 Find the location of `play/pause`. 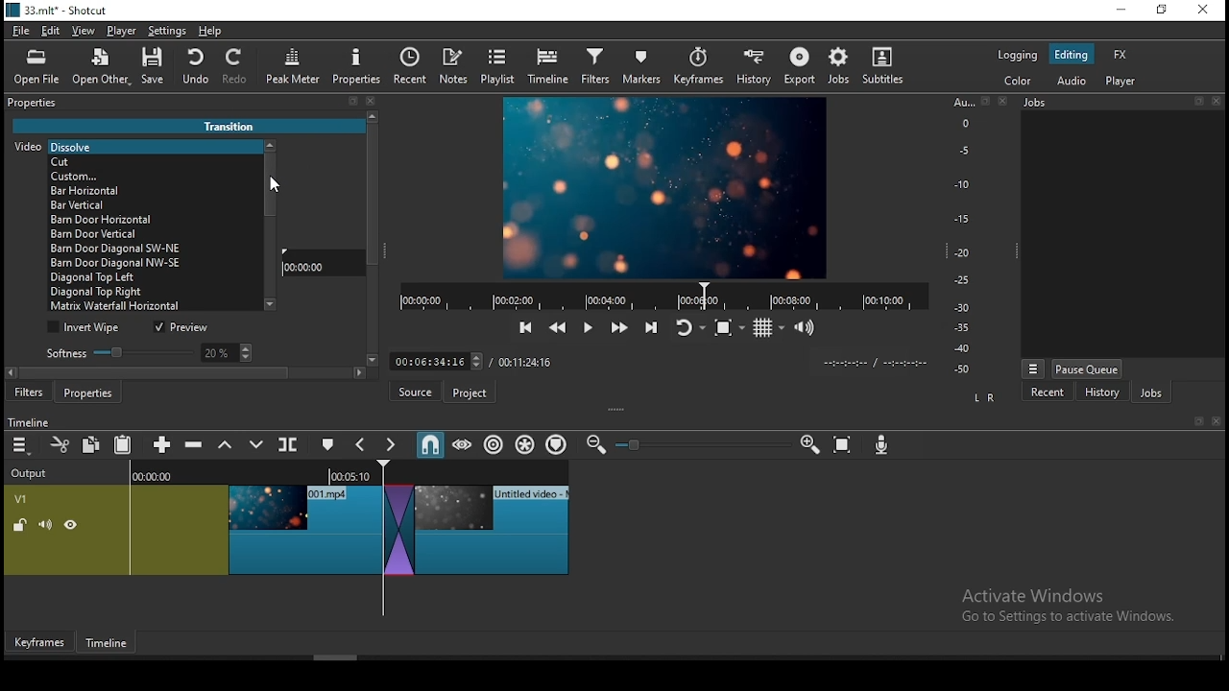

play/pause is located at coordinates (586, 331).